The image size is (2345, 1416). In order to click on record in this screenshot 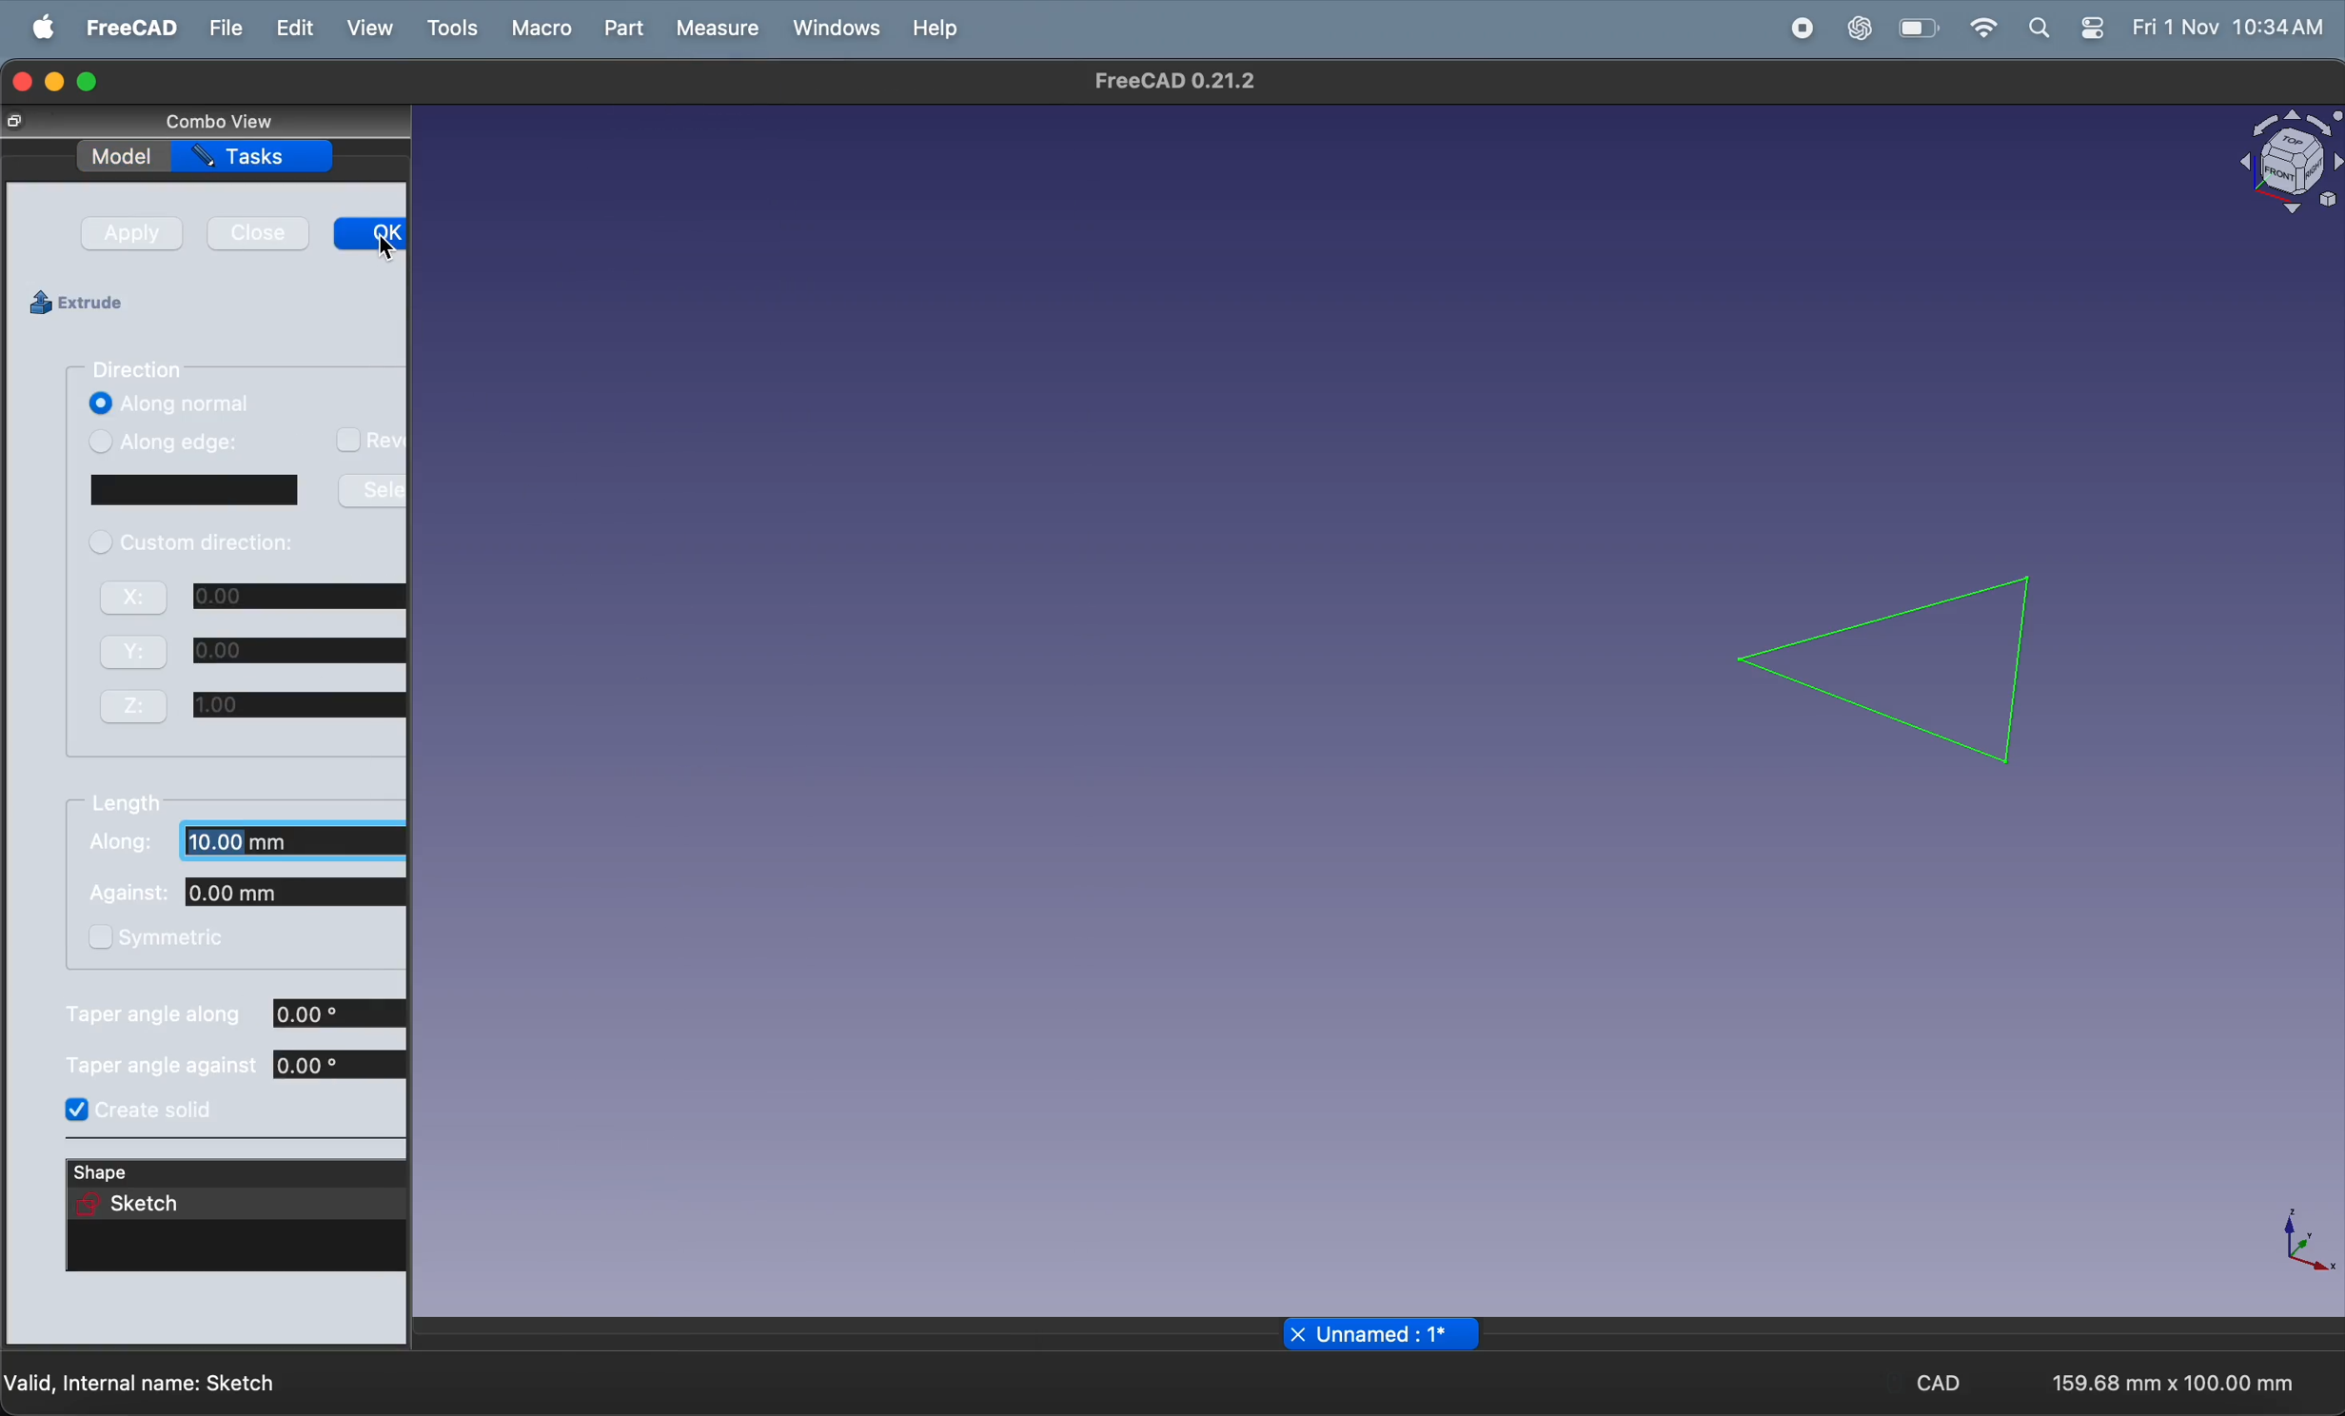, I will do `click(1803, 27)`.